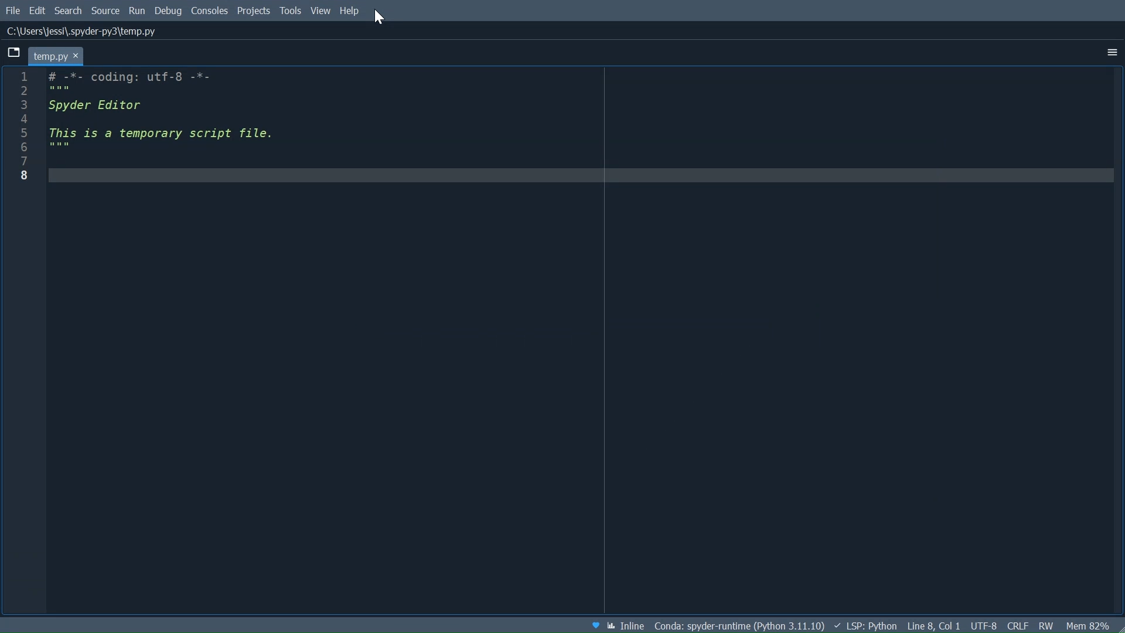 The height and width of the screenshot is (633, 1125). What do you see at coordinates (212, 11) in the screenshot?
I see `console` at bounding box center [212, 11].